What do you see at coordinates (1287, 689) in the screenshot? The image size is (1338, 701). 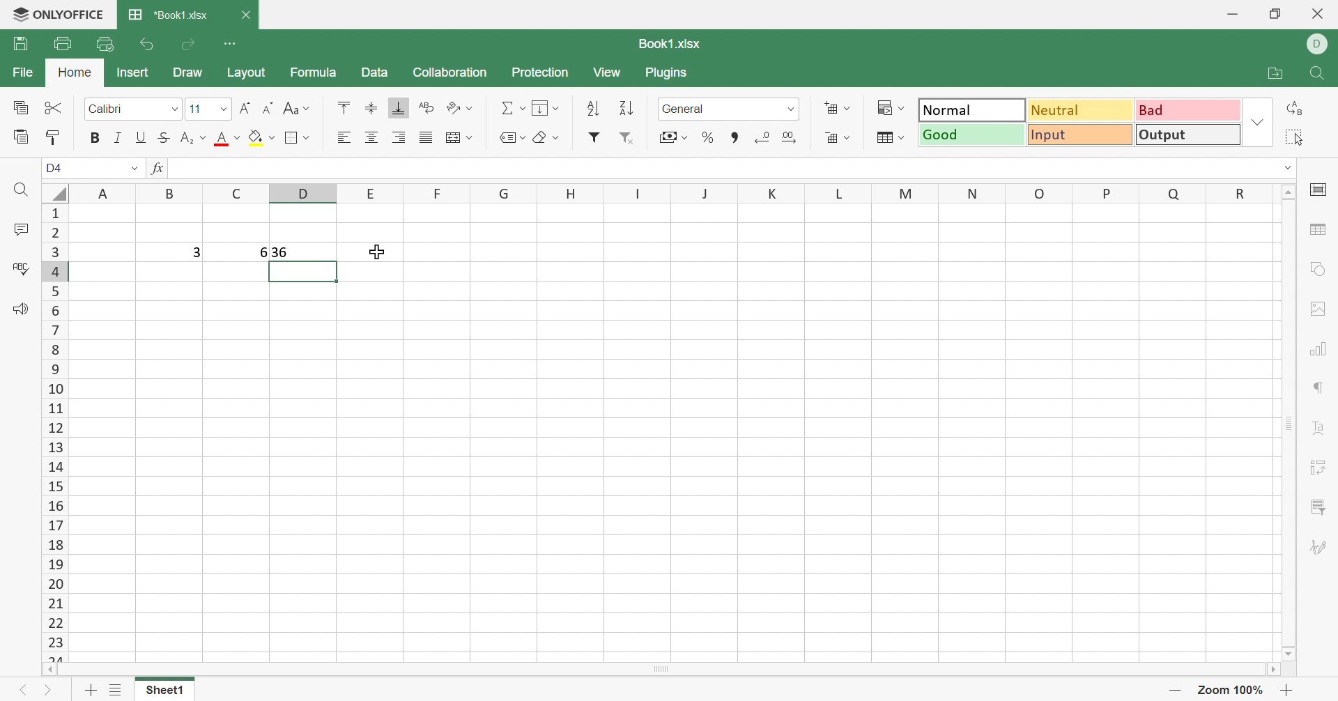 I see `Zoom in` at bounding box center [1287, 689].